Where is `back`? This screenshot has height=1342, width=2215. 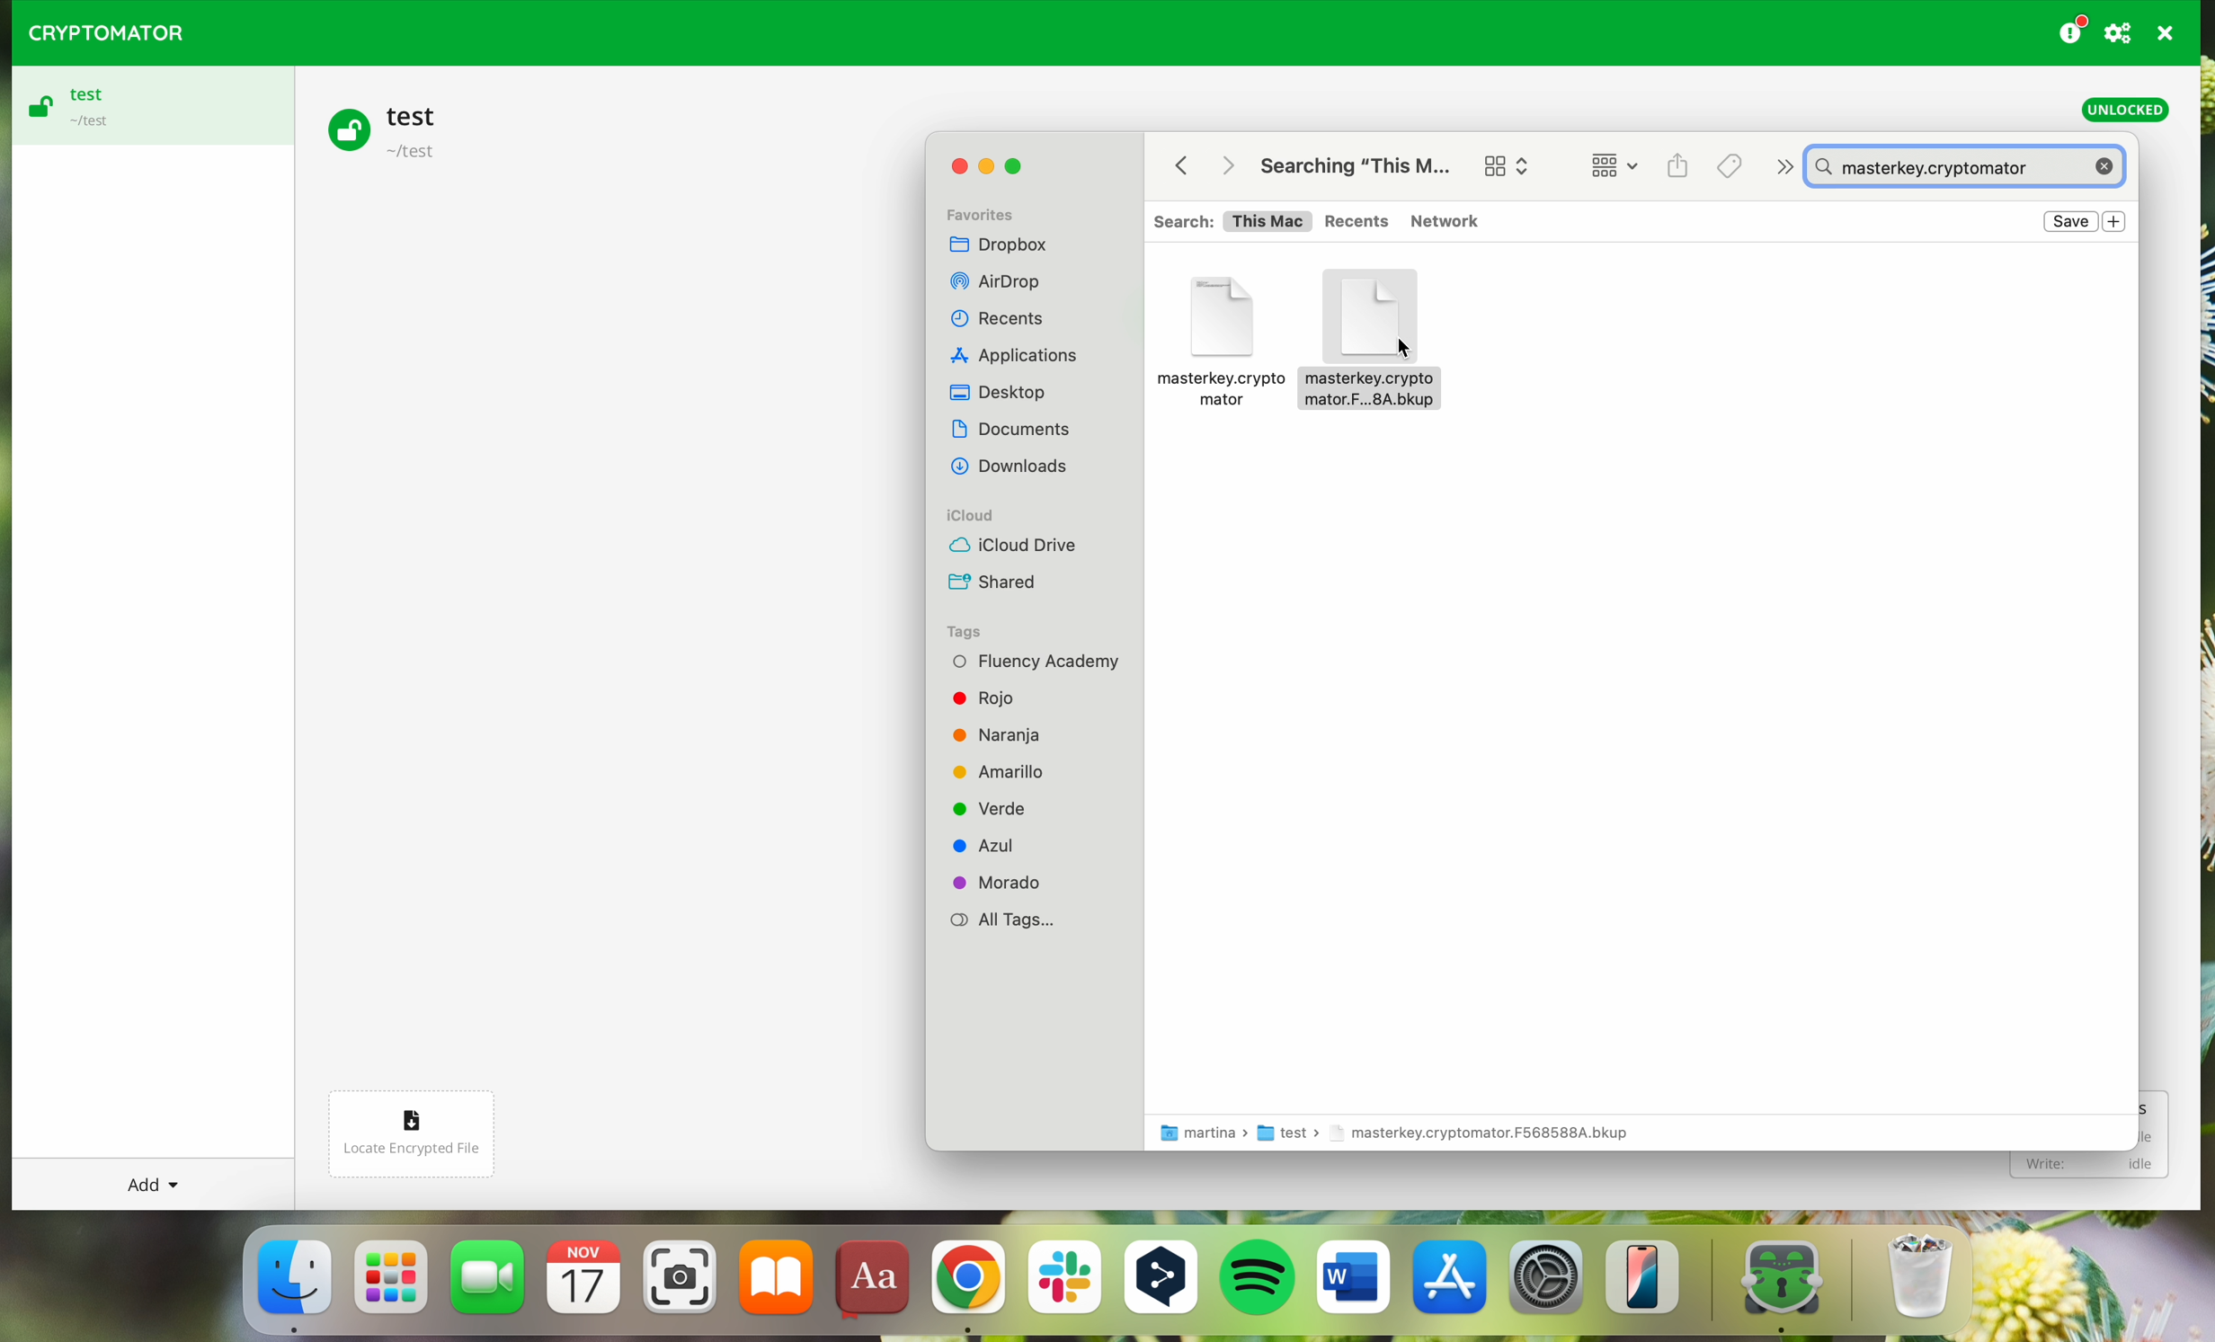
back is located at coordinates (1174, 164).